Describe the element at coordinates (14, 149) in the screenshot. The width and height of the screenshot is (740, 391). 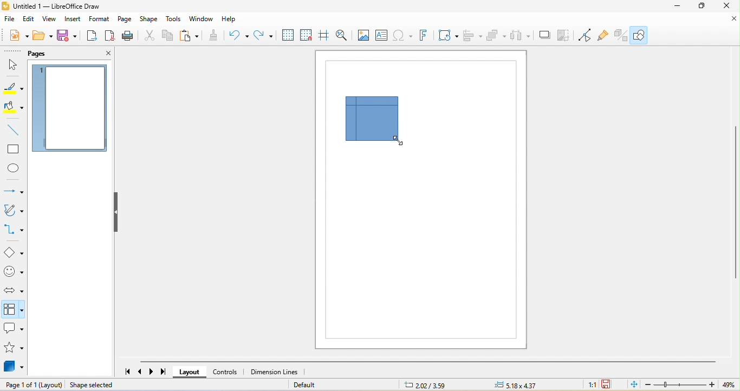
I see `rectangle` at that location.